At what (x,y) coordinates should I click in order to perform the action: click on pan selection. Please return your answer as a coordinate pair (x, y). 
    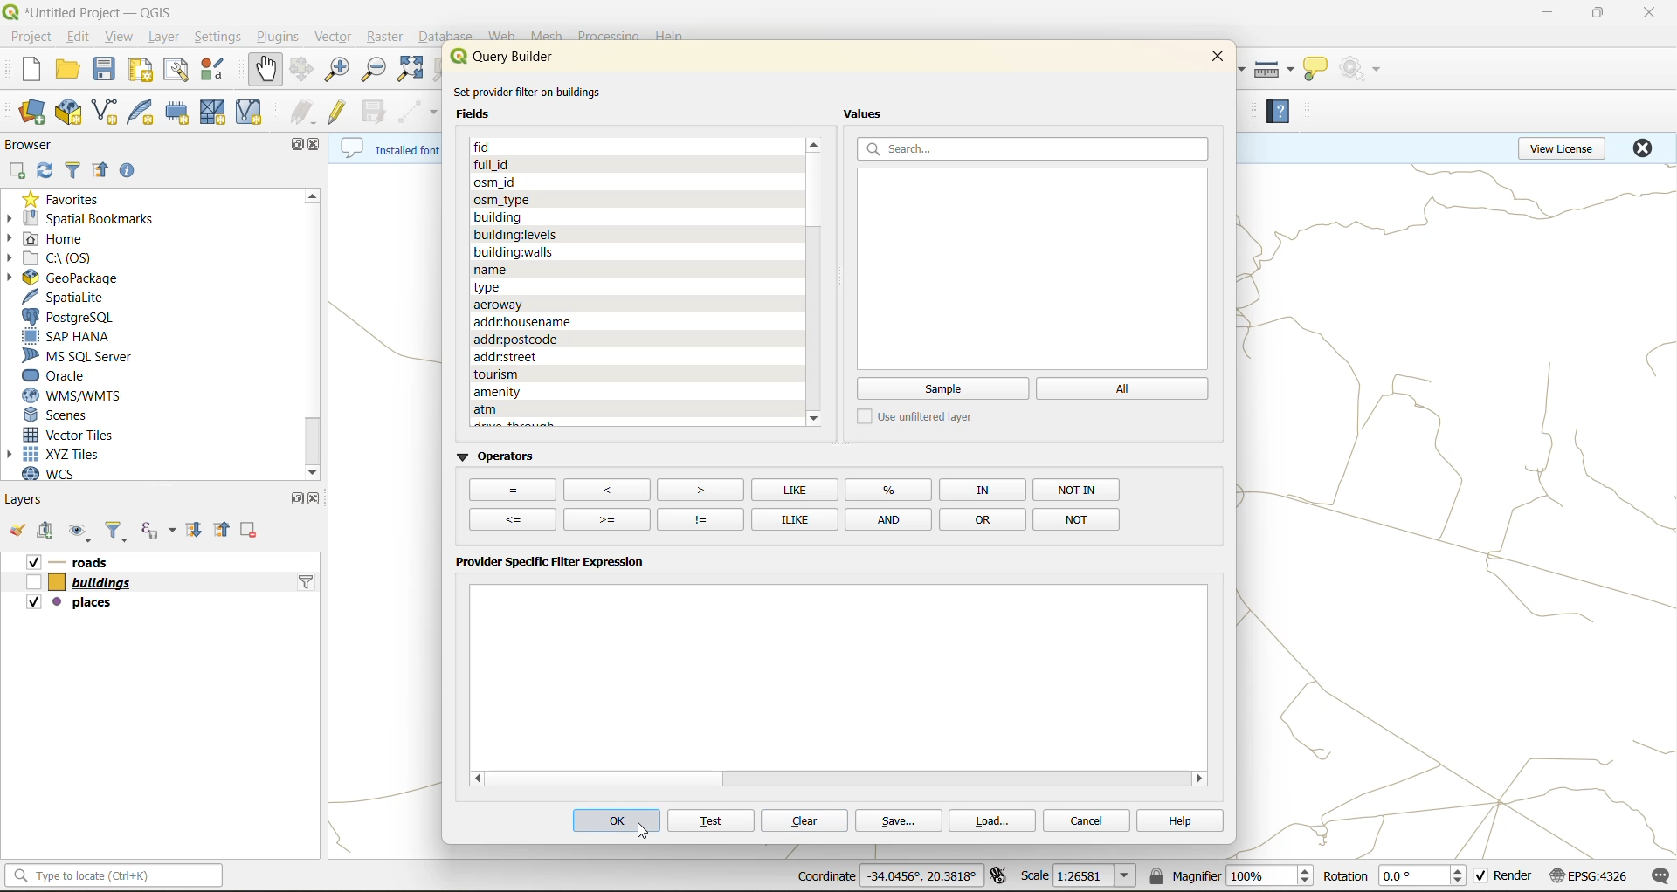
    Looking at the image, I should click on (300, 72).